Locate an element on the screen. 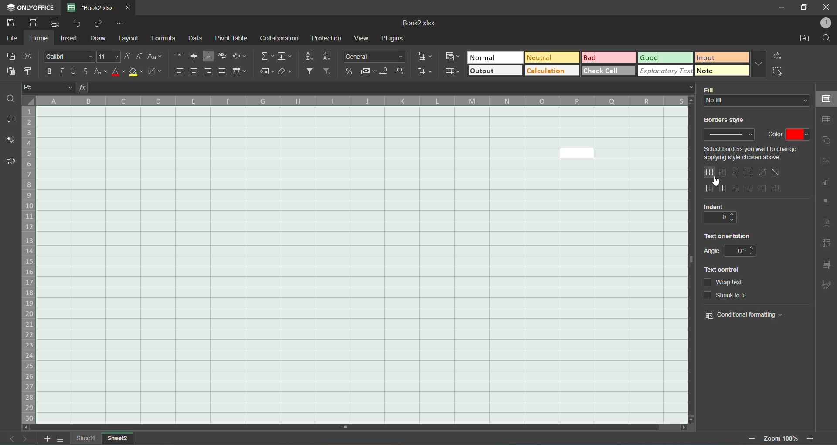  zoom out is located at coordinates (749, 438).